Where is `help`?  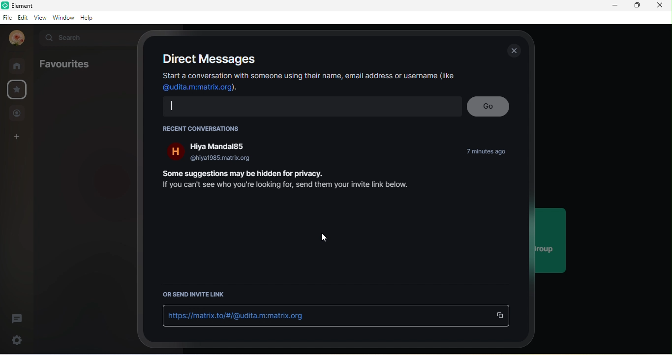 help is located at coordinates (90, 18).